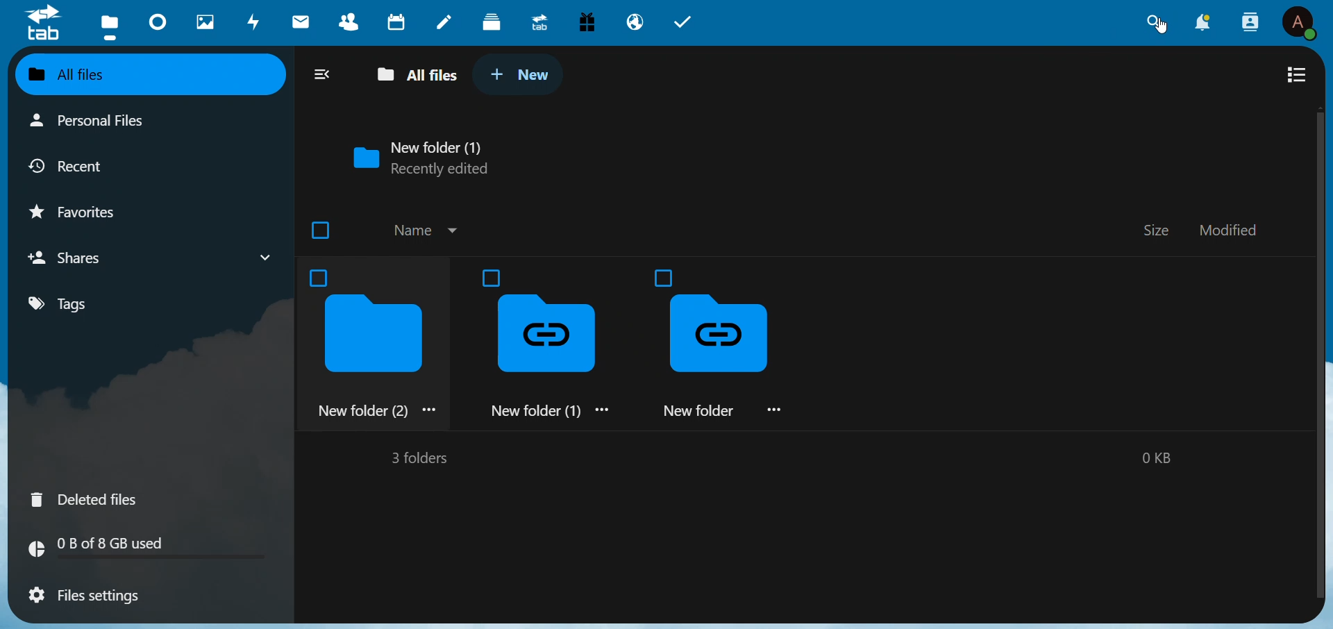  Describe the element at coordinates (1303, 24) in the screenshot. I see `user` at that location.